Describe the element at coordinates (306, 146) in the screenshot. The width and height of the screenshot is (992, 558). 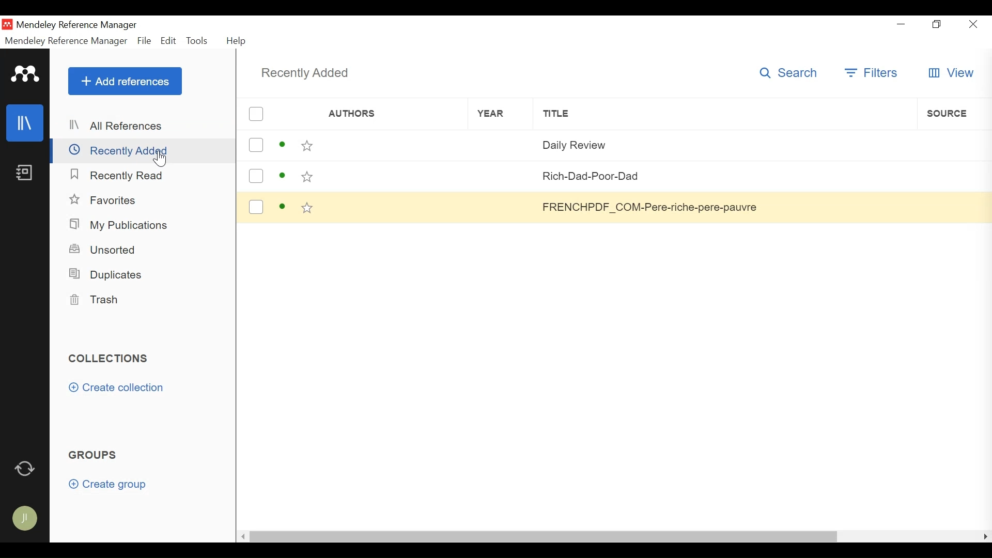
I see `(un)select Favorite` at that location.